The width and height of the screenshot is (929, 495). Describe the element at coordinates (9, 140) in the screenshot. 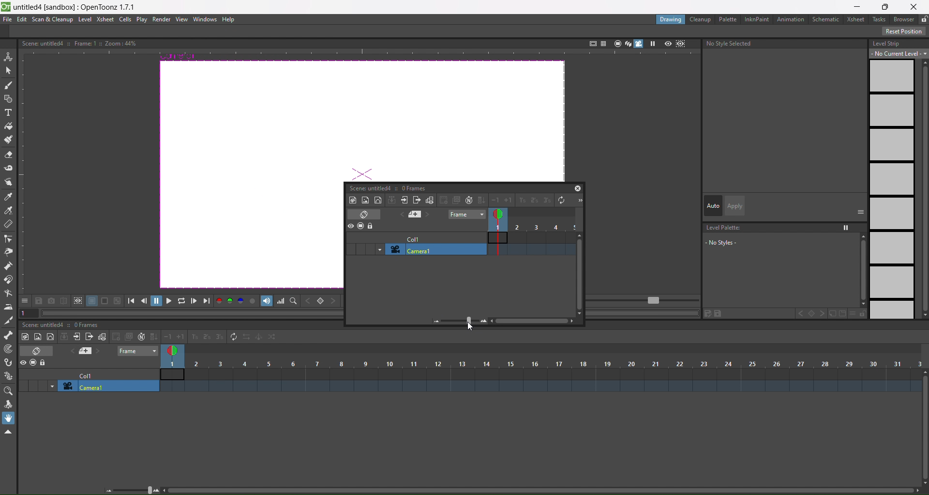

I see `paint brush tool` at that location.